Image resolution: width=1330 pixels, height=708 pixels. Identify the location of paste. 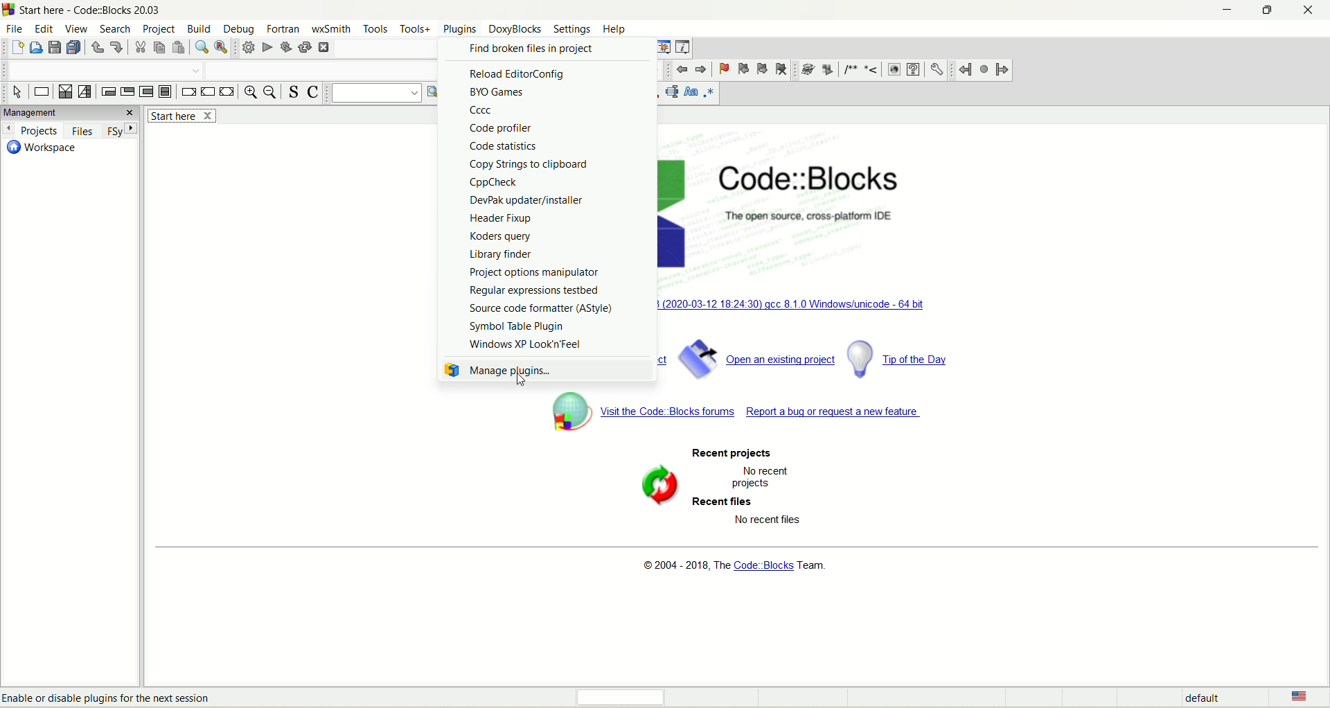
(179, 48).